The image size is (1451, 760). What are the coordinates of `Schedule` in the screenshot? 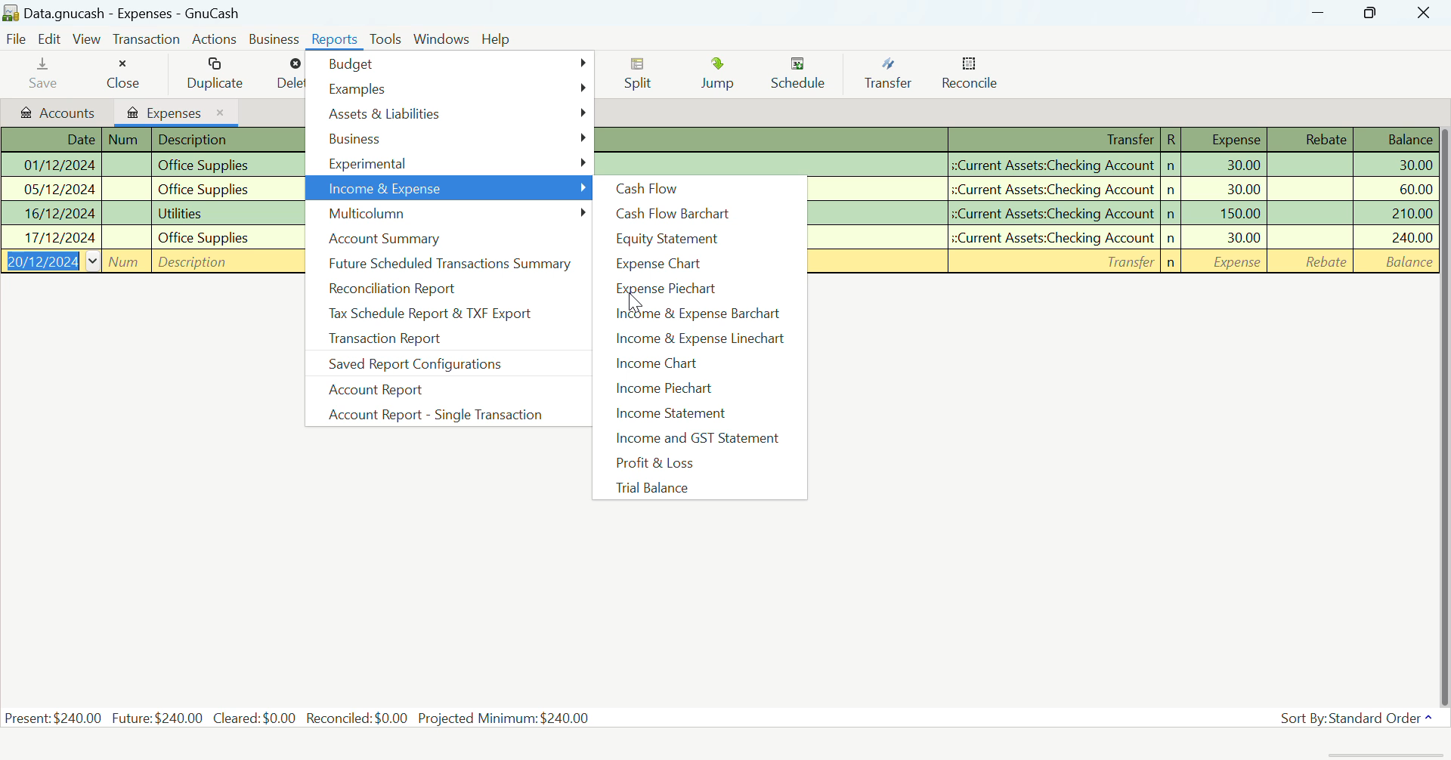 It's located at (800, 76).